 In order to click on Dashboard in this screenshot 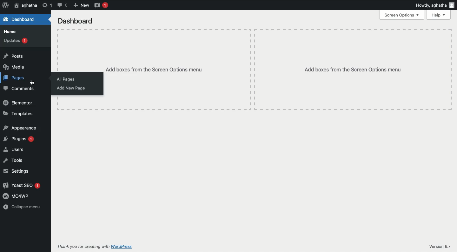, I will do `click(20, 19)`.